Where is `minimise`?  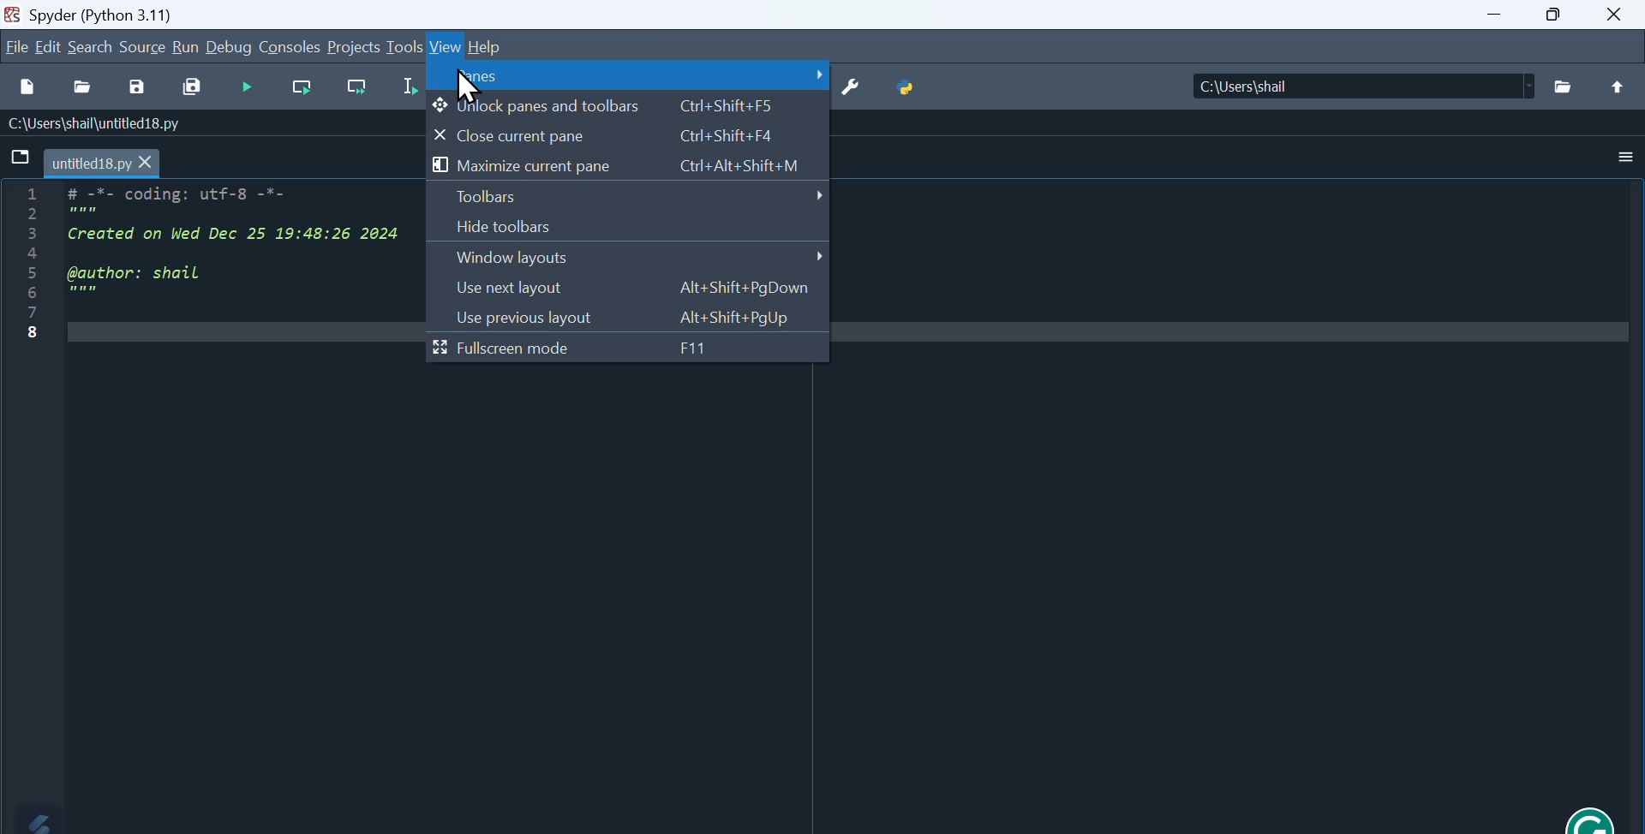
minimise is located at coordinates (1494, 17).